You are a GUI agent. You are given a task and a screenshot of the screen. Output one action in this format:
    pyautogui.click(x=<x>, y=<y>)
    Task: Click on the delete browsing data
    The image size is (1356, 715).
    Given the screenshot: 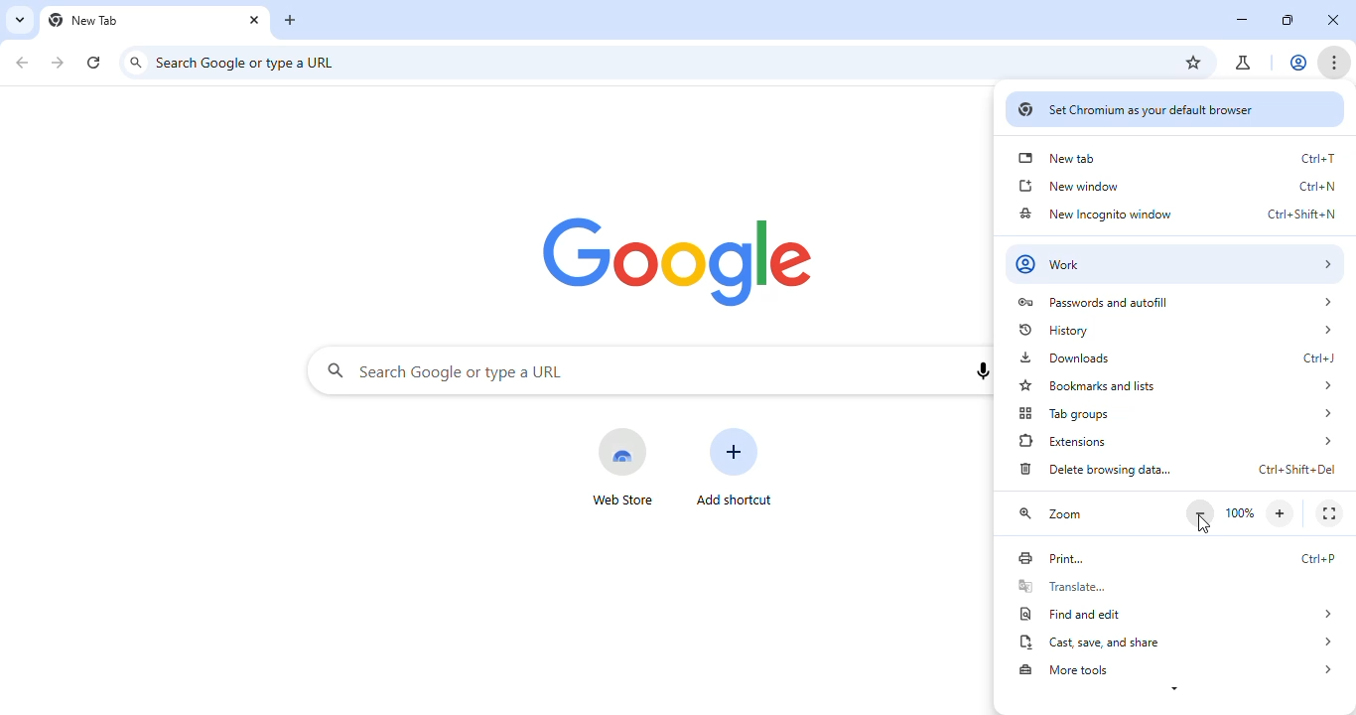 What is the action you would take?
    pyautogui.click(x=1176, y=470)
    